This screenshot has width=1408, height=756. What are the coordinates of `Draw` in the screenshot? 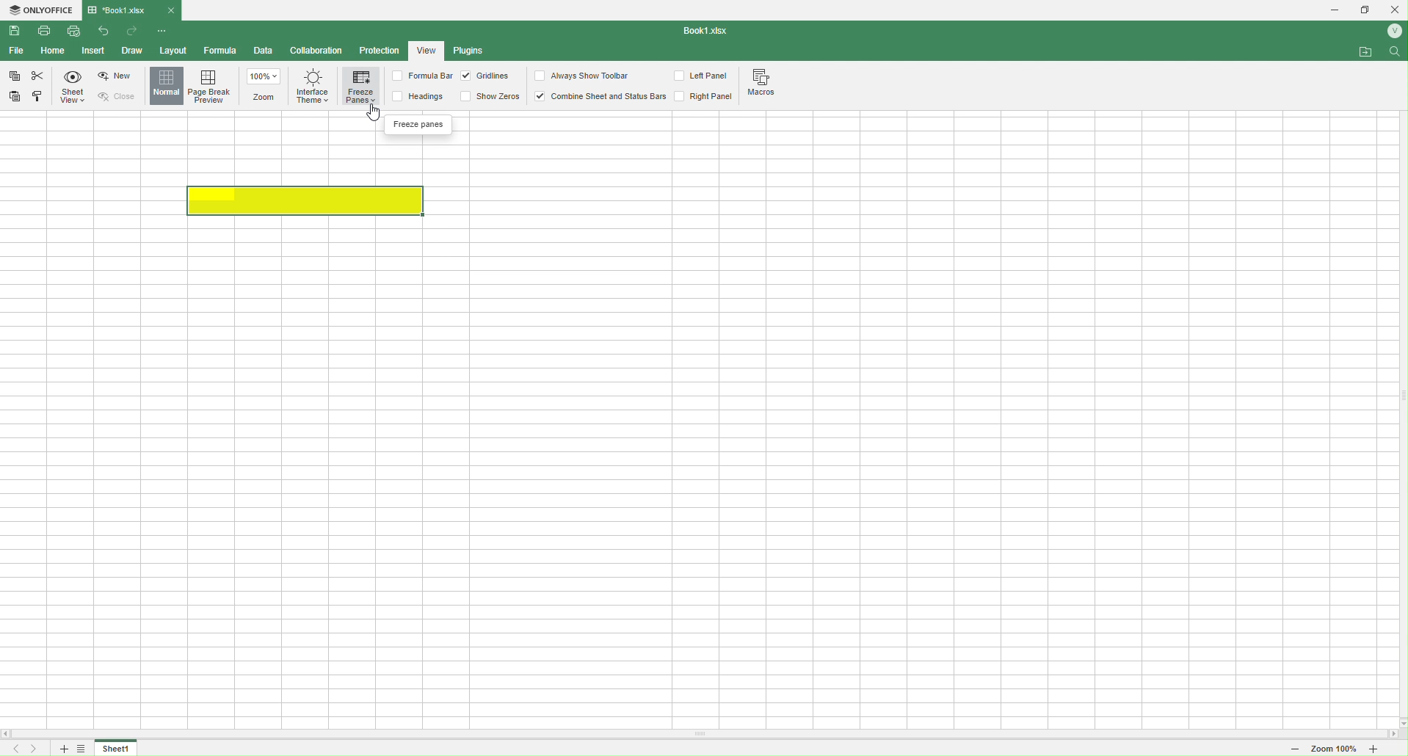 It's located at (131, 50).